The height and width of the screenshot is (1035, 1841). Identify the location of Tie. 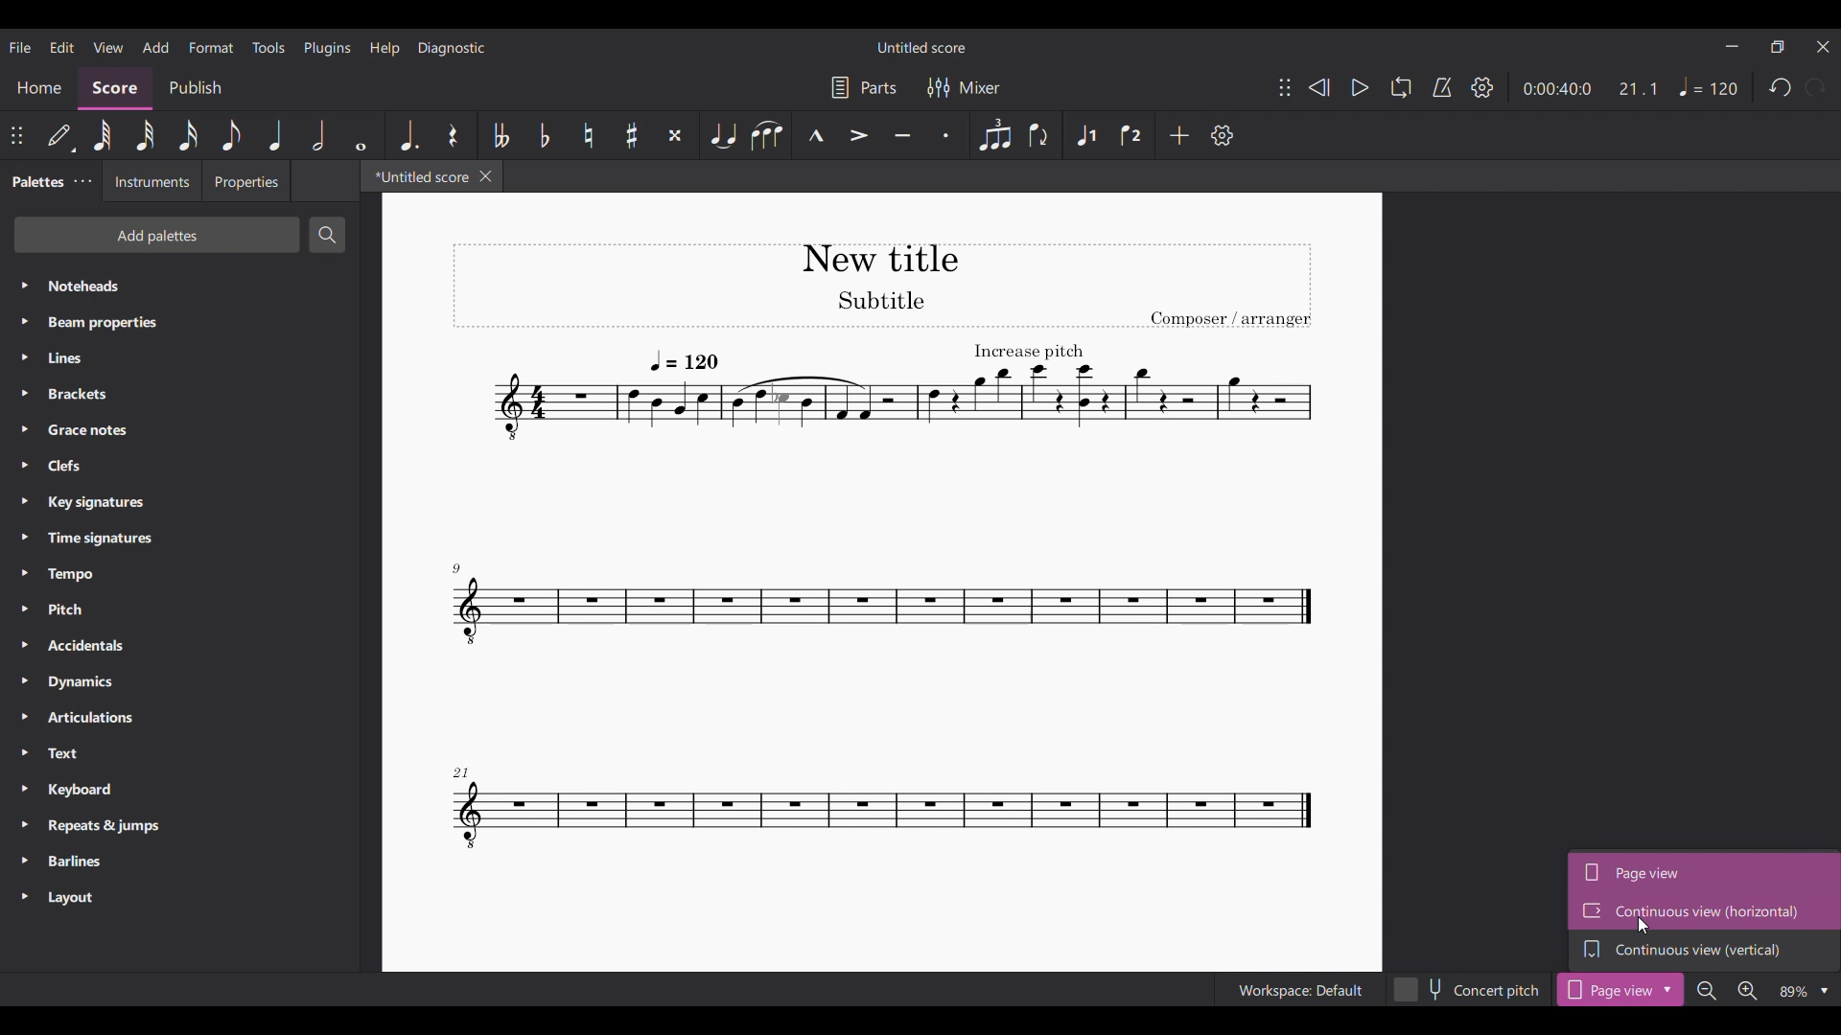
(721, 135).